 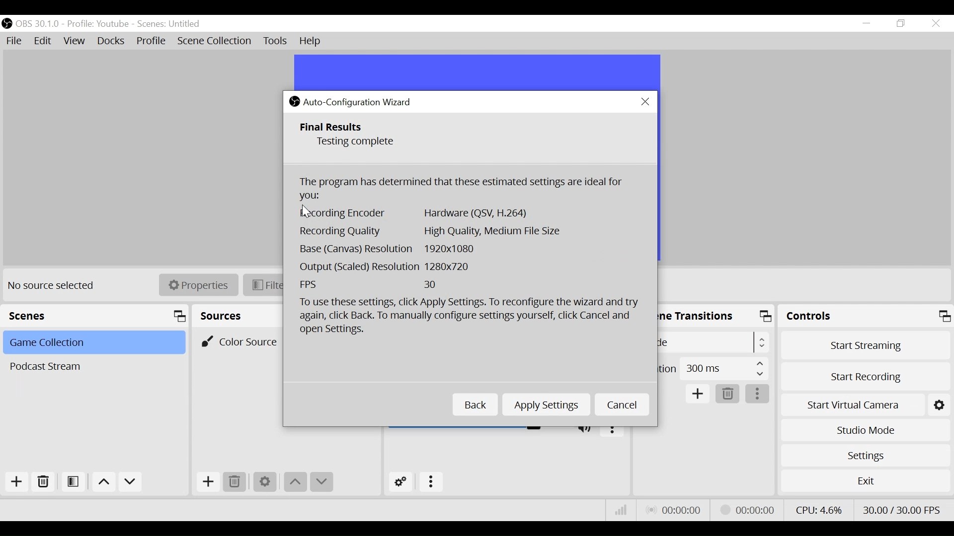 What do you see at coordinates (102, 481) in the screenshot?
I see `Move up` at bounding box center [102, 481].